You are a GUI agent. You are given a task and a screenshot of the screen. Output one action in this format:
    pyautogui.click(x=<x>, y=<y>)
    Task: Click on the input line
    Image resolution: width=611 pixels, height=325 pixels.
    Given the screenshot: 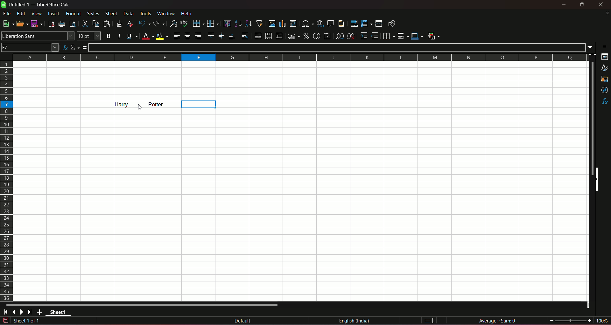 What is the action you would take?
    pyautogui.click(x=338, y=47)
    